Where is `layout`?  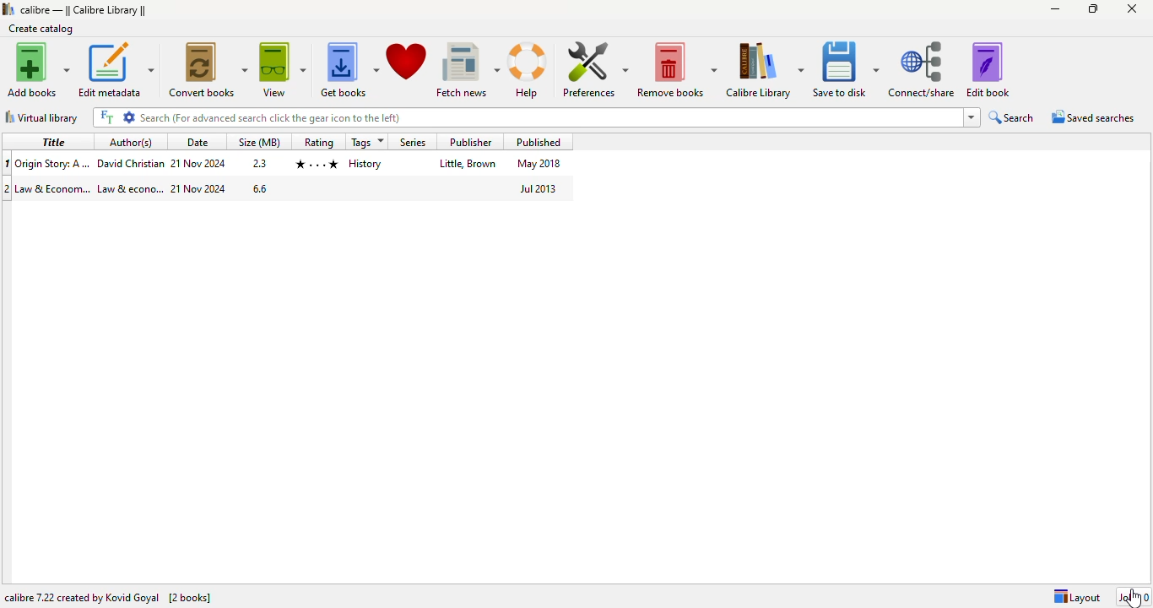 layout is located at coordinates (1077, 597).